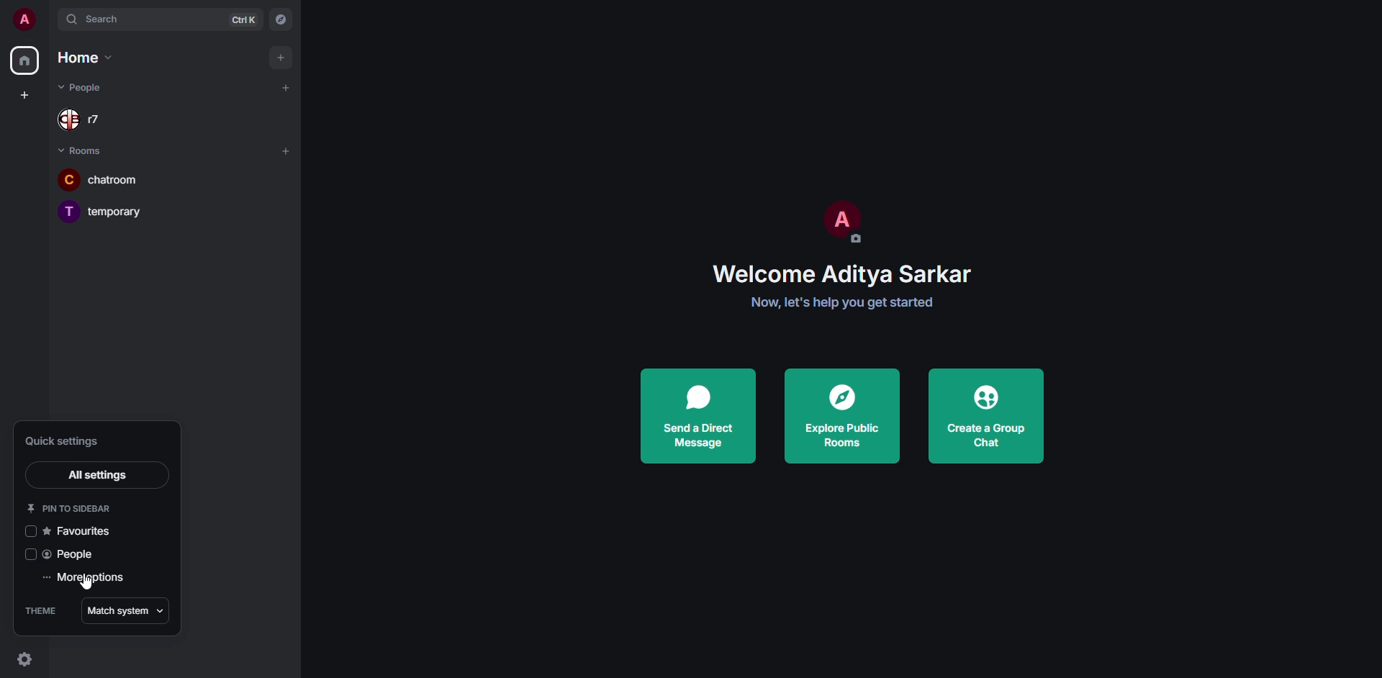 This screenshot has width=1382, height=678. What do you see at coordinates (87, 151) in the screenshot?
I see `rooms` at bounding box center [87, 151].